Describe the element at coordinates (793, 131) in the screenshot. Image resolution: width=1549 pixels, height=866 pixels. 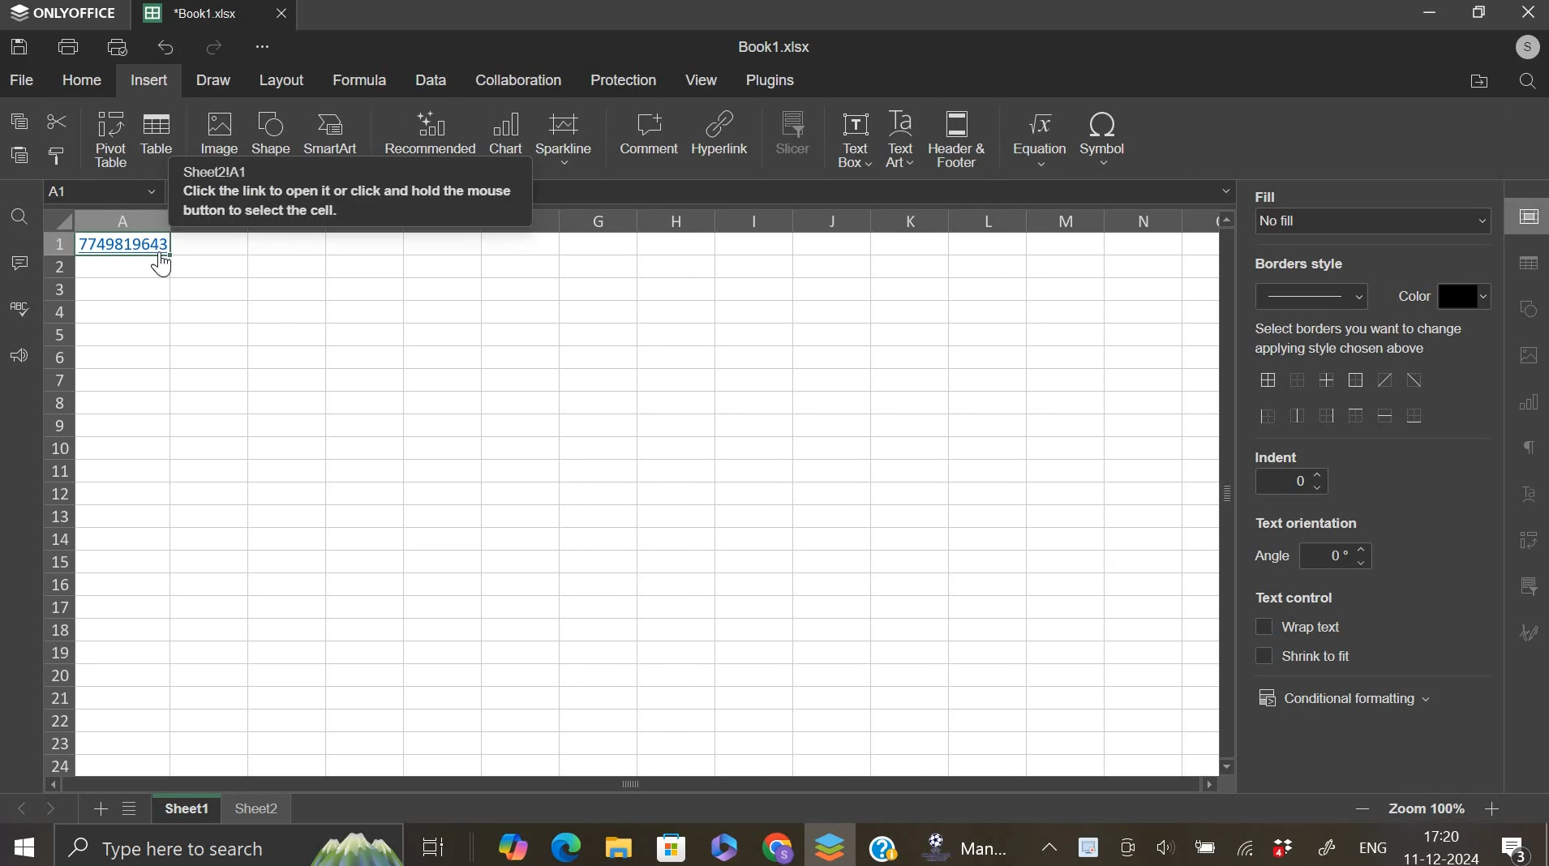
I see `slicer` at that location.